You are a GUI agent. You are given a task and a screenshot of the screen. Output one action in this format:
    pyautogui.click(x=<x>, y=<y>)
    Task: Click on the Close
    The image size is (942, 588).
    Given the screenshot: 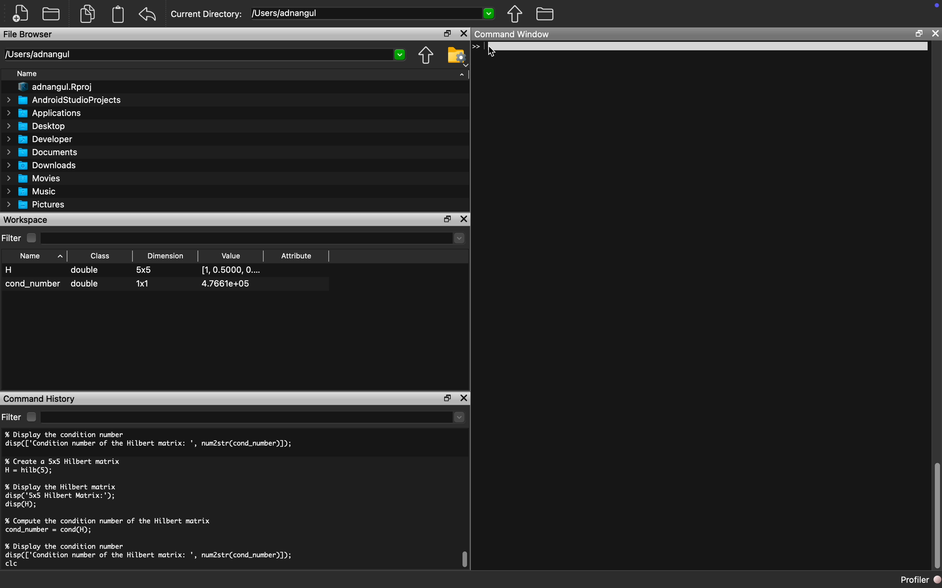 What is the action you would take?
    pyautogui.click(x=464, y=34)
    